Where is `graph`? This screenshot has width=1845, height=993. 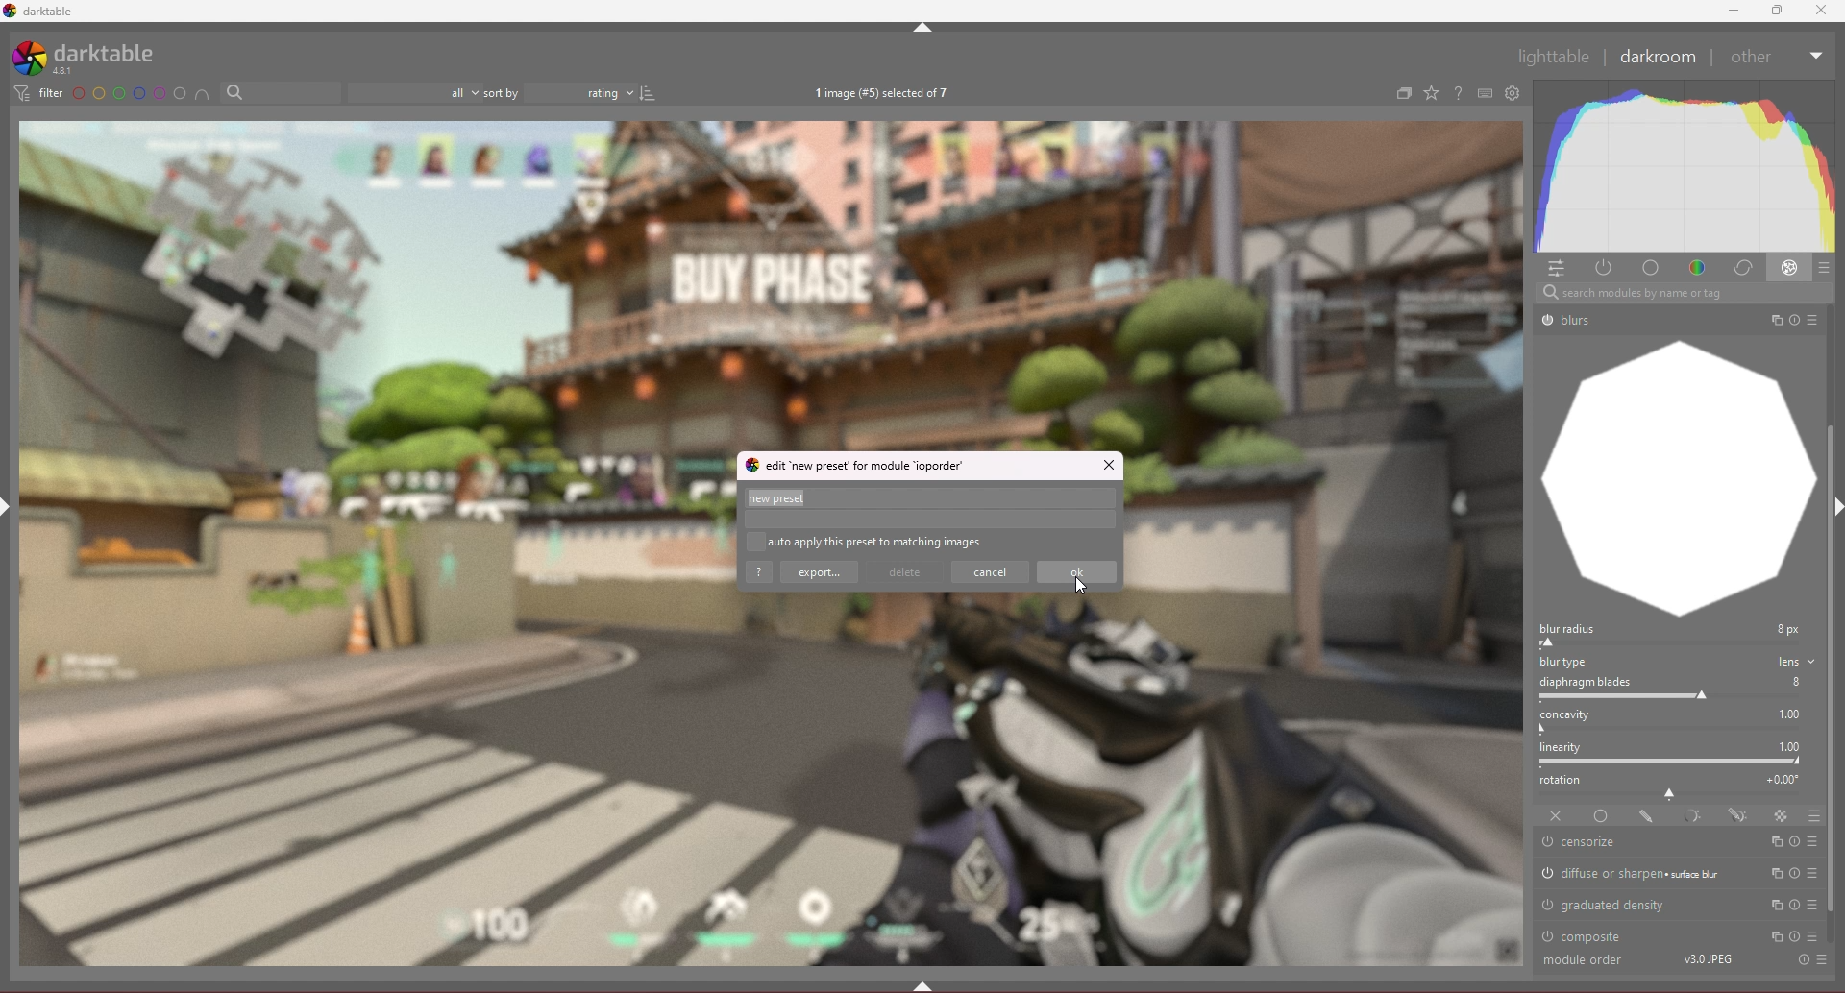 graph is located at coordinates (1679, 489).